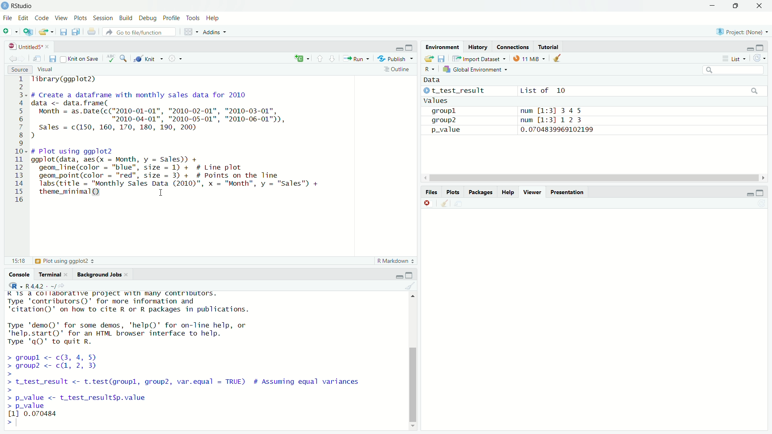 This screenshot has width=772, height=434. What do you see at coordinates (37, 57) in the screenshot?
I see `save in new window` at bounding box center [37, 57].